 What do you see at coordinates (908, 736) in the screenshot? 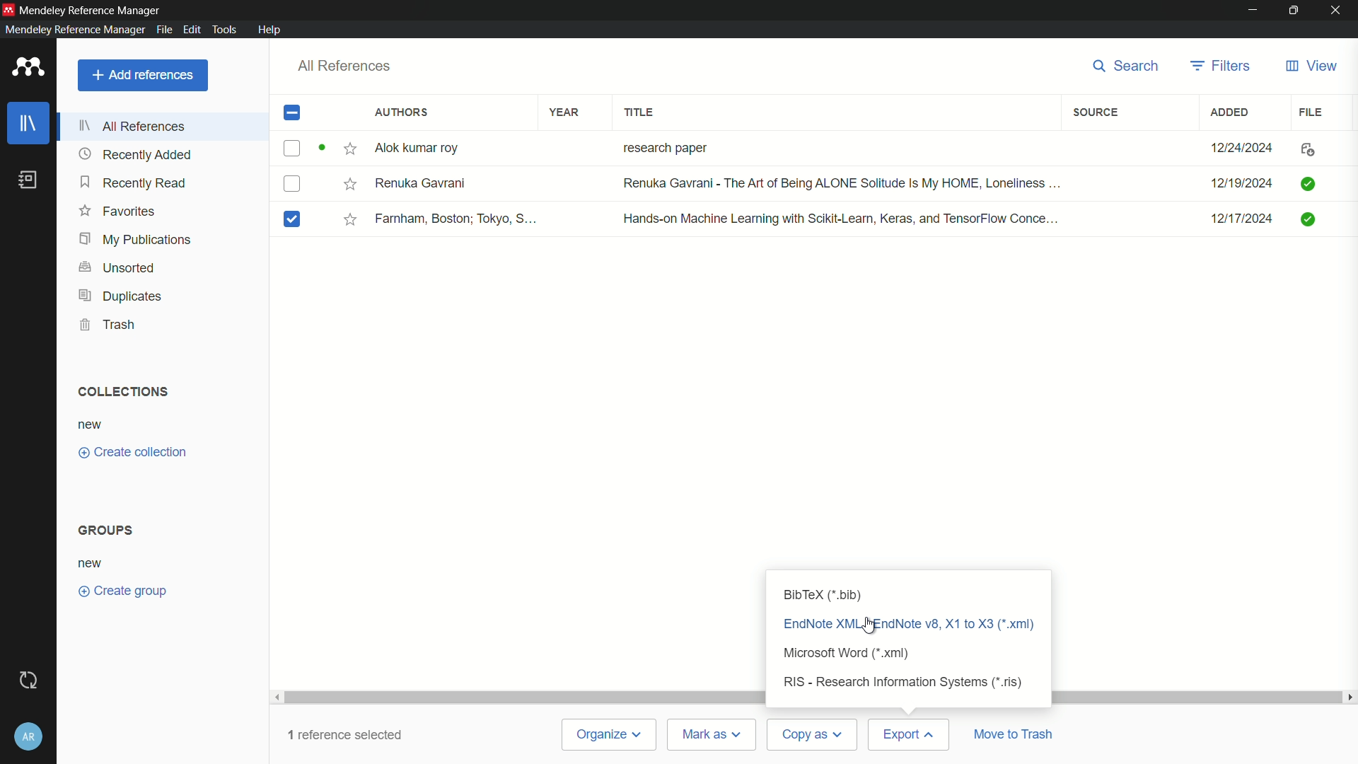
I see `export` at bounding box center [908, 736].